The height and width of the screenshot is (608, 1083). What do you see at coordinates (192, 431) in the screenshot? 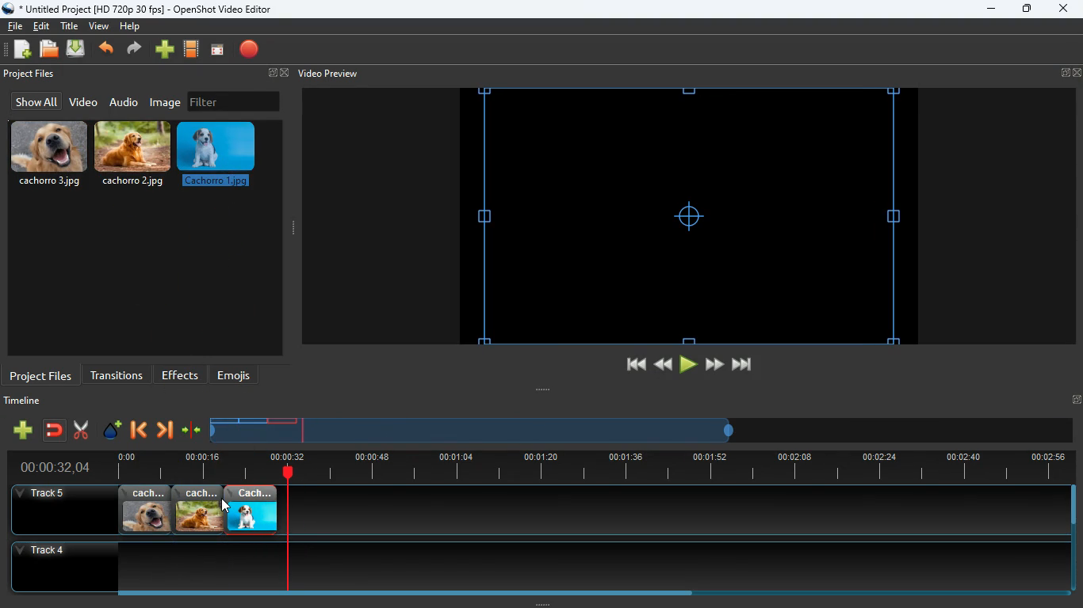
I see `compress` at bounding box center [192, 431].